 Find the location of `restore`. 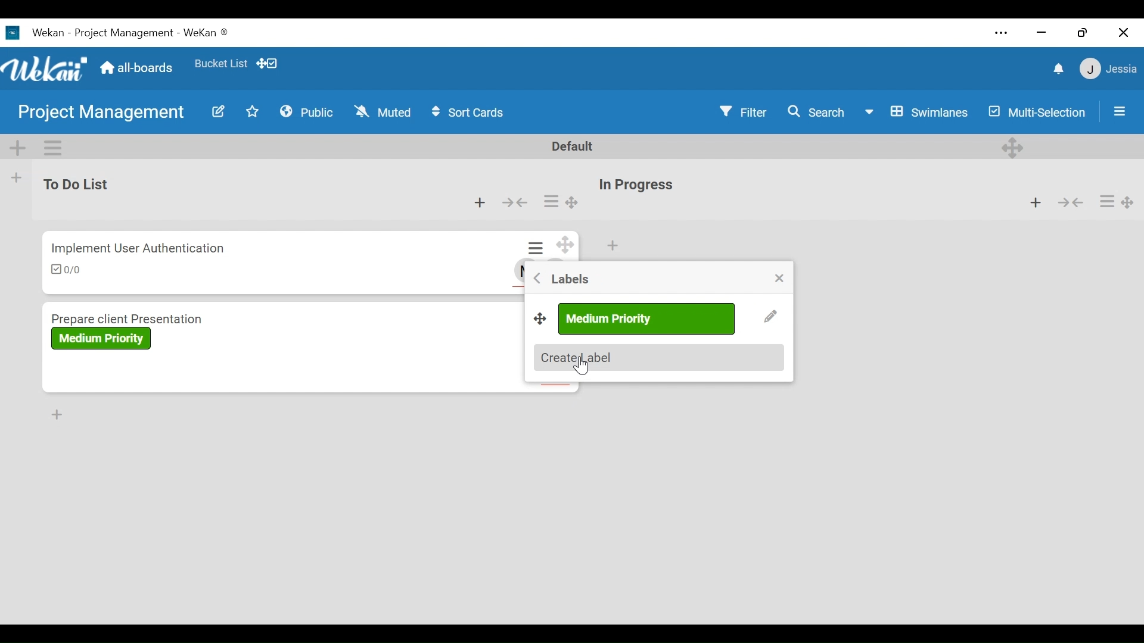

restore is located at coordinates (1083, 32).